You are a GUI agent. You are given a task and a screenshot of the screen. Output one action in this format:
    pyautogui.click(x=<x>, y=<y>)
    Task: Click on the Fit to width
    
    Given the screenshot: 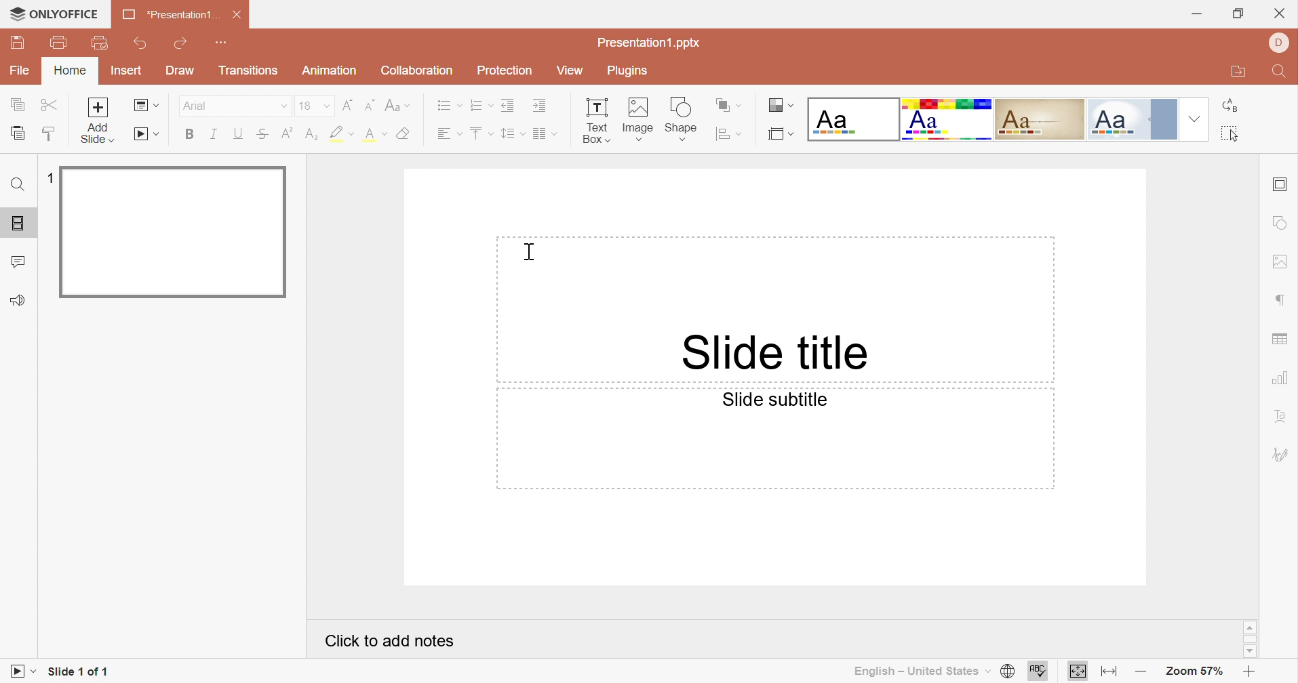 What is the action you would take?
    pyautogui.click(x=1113, y=672)
    